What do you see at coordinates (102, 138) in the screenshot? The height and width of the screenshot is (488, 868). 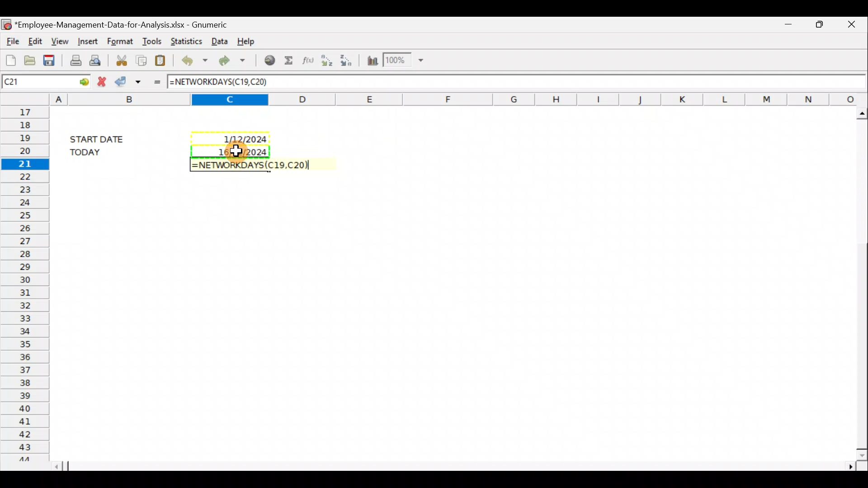 I see `START DATE` at bounding box center [102, 138].